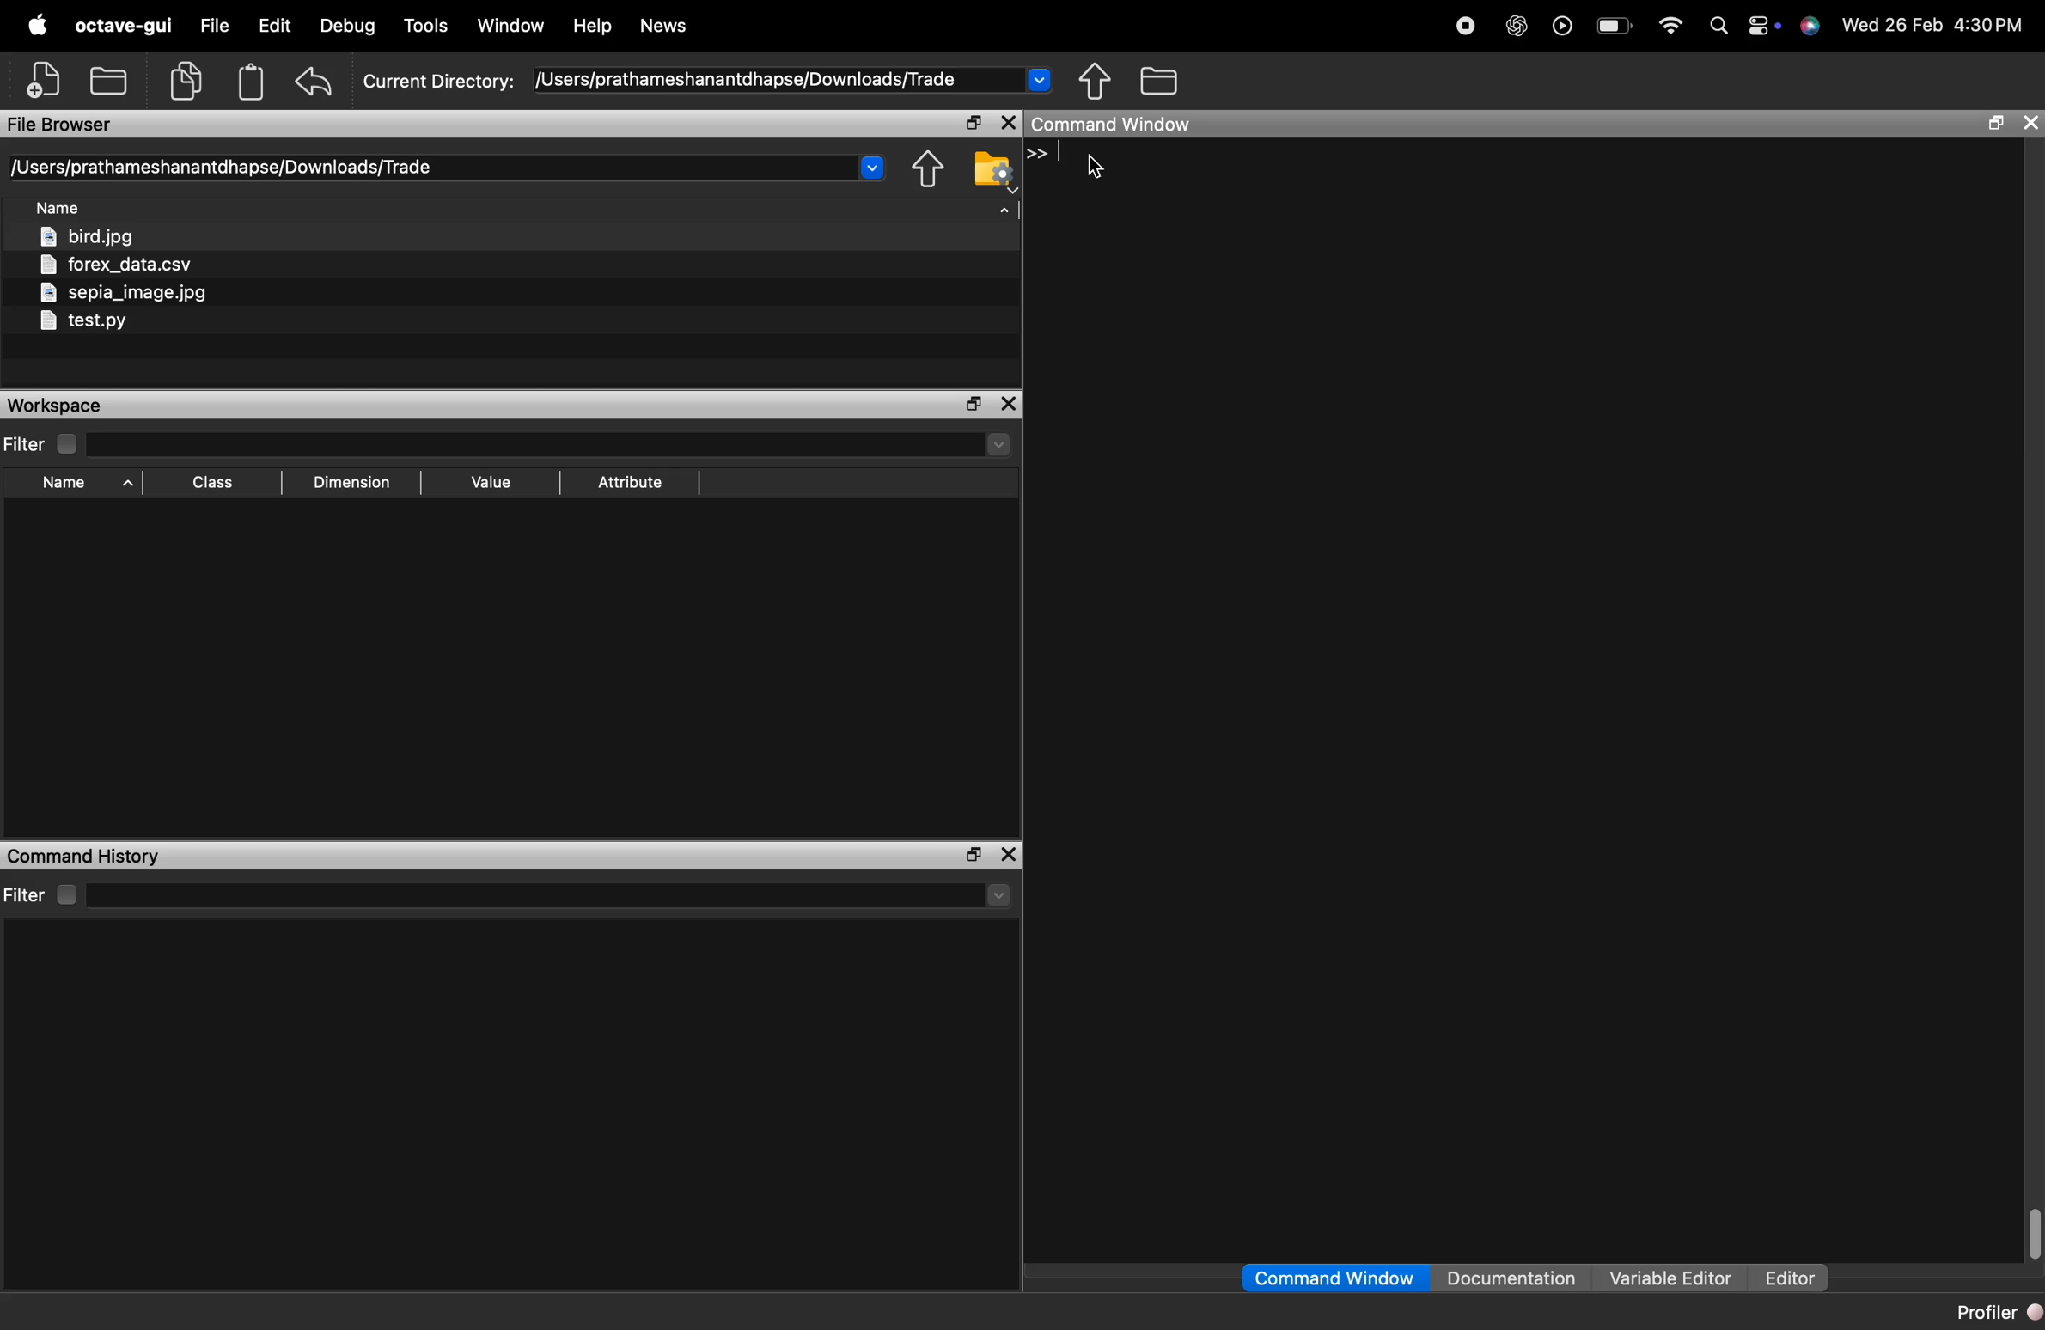  I want to click on Drop-down , so click(870, 165).